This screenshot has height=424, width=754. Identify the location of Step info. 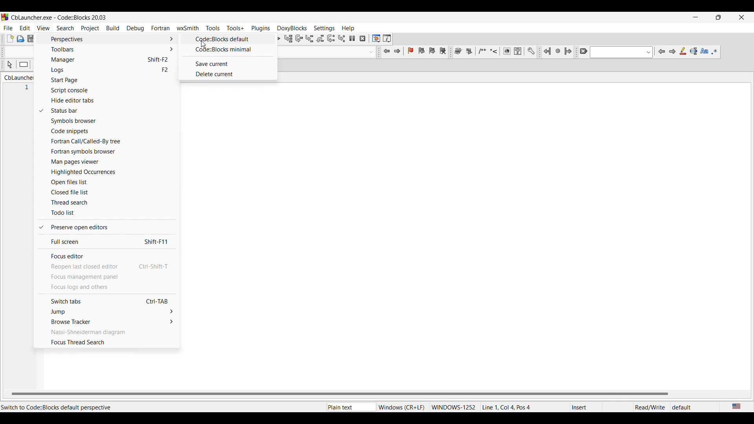
(309, 38).